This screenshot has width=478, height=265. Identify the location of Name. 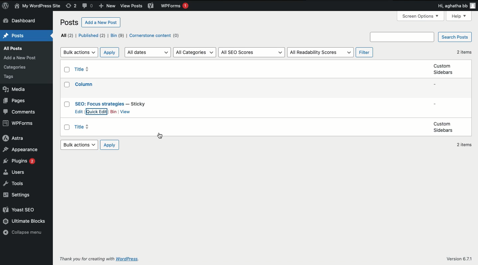
(38, 6).